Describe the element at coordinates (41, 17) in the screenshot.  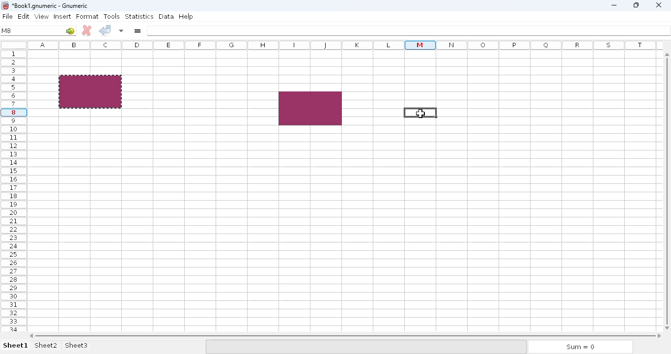
I see `view` at that location.